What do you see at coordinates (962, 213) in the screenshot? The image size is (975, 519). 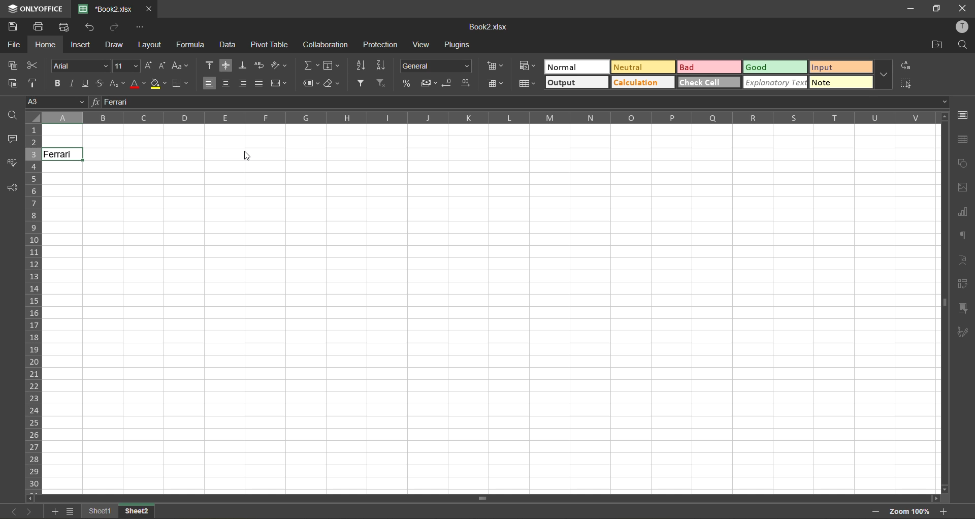 I see `charts` at bounding box center [962, 213].